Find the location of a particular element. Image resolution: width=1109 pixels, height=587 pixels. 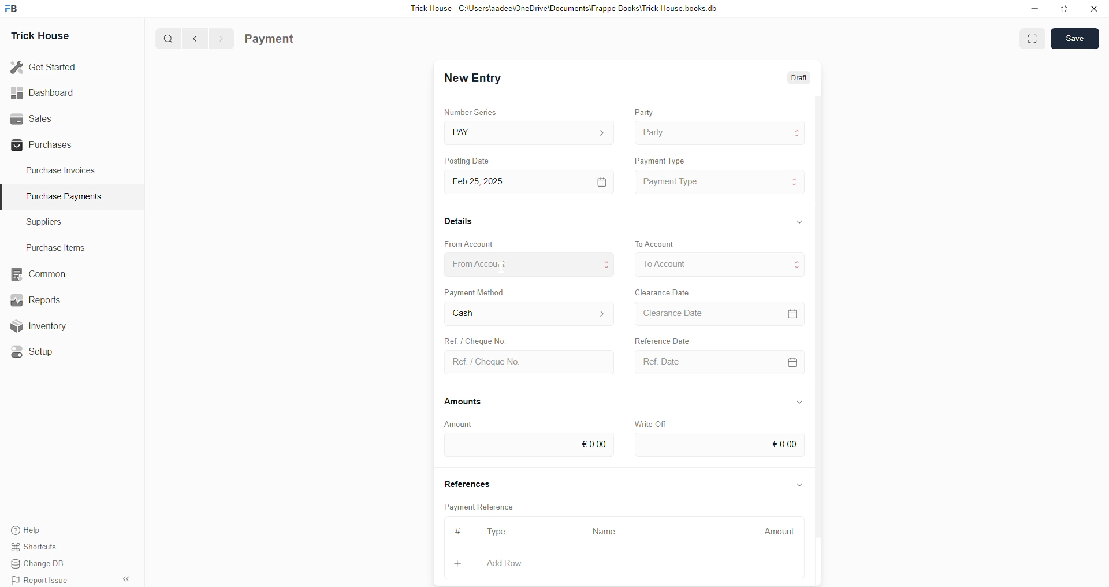

Change DB is located at coordinates (44, 564).